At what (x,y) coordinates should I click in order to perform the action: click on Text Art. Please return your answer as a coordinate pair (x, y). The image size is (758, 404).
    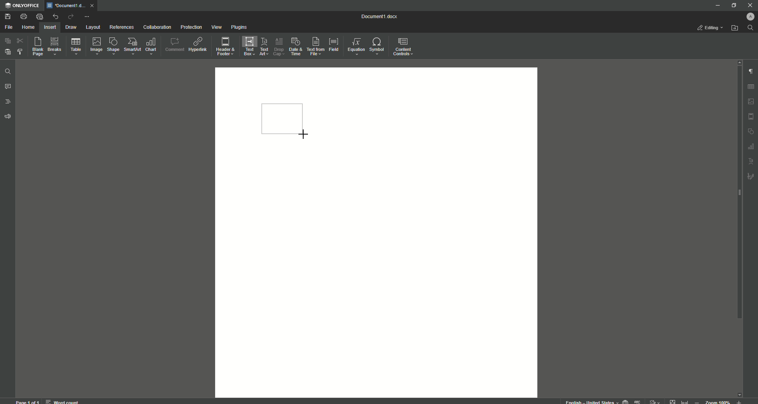
    Looking at the image, I should click on (263, 47).